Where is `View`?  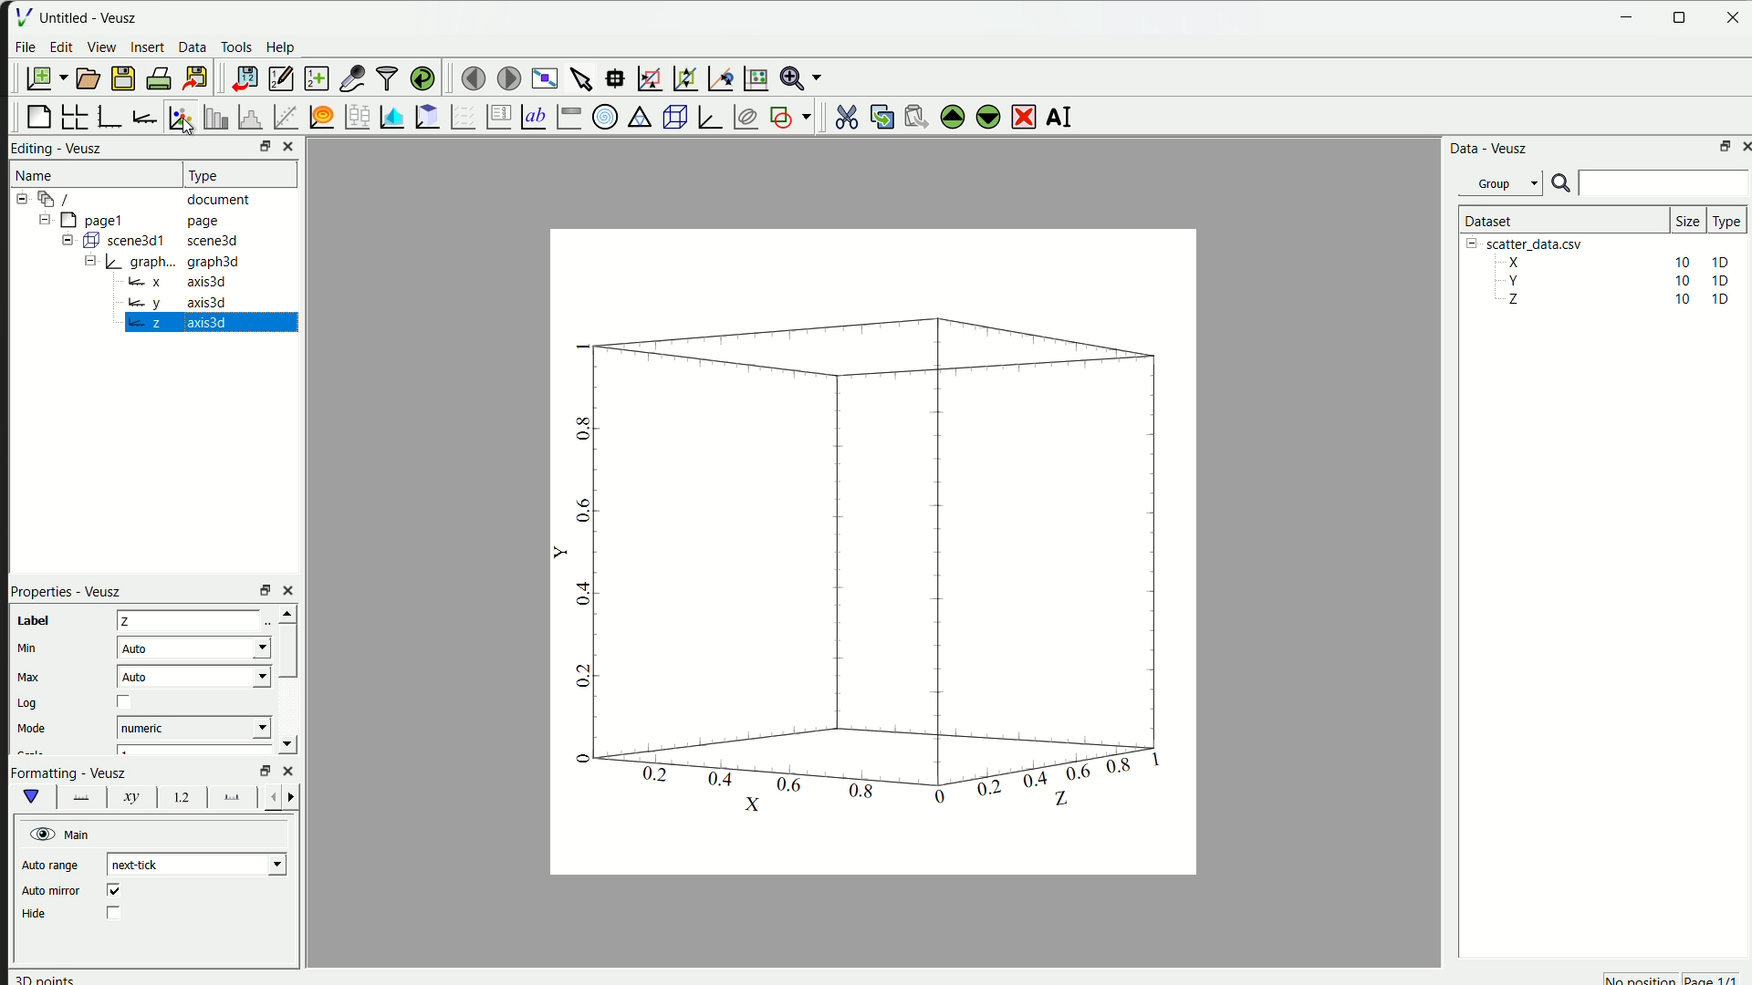 View is located at coordinates (99, 46).